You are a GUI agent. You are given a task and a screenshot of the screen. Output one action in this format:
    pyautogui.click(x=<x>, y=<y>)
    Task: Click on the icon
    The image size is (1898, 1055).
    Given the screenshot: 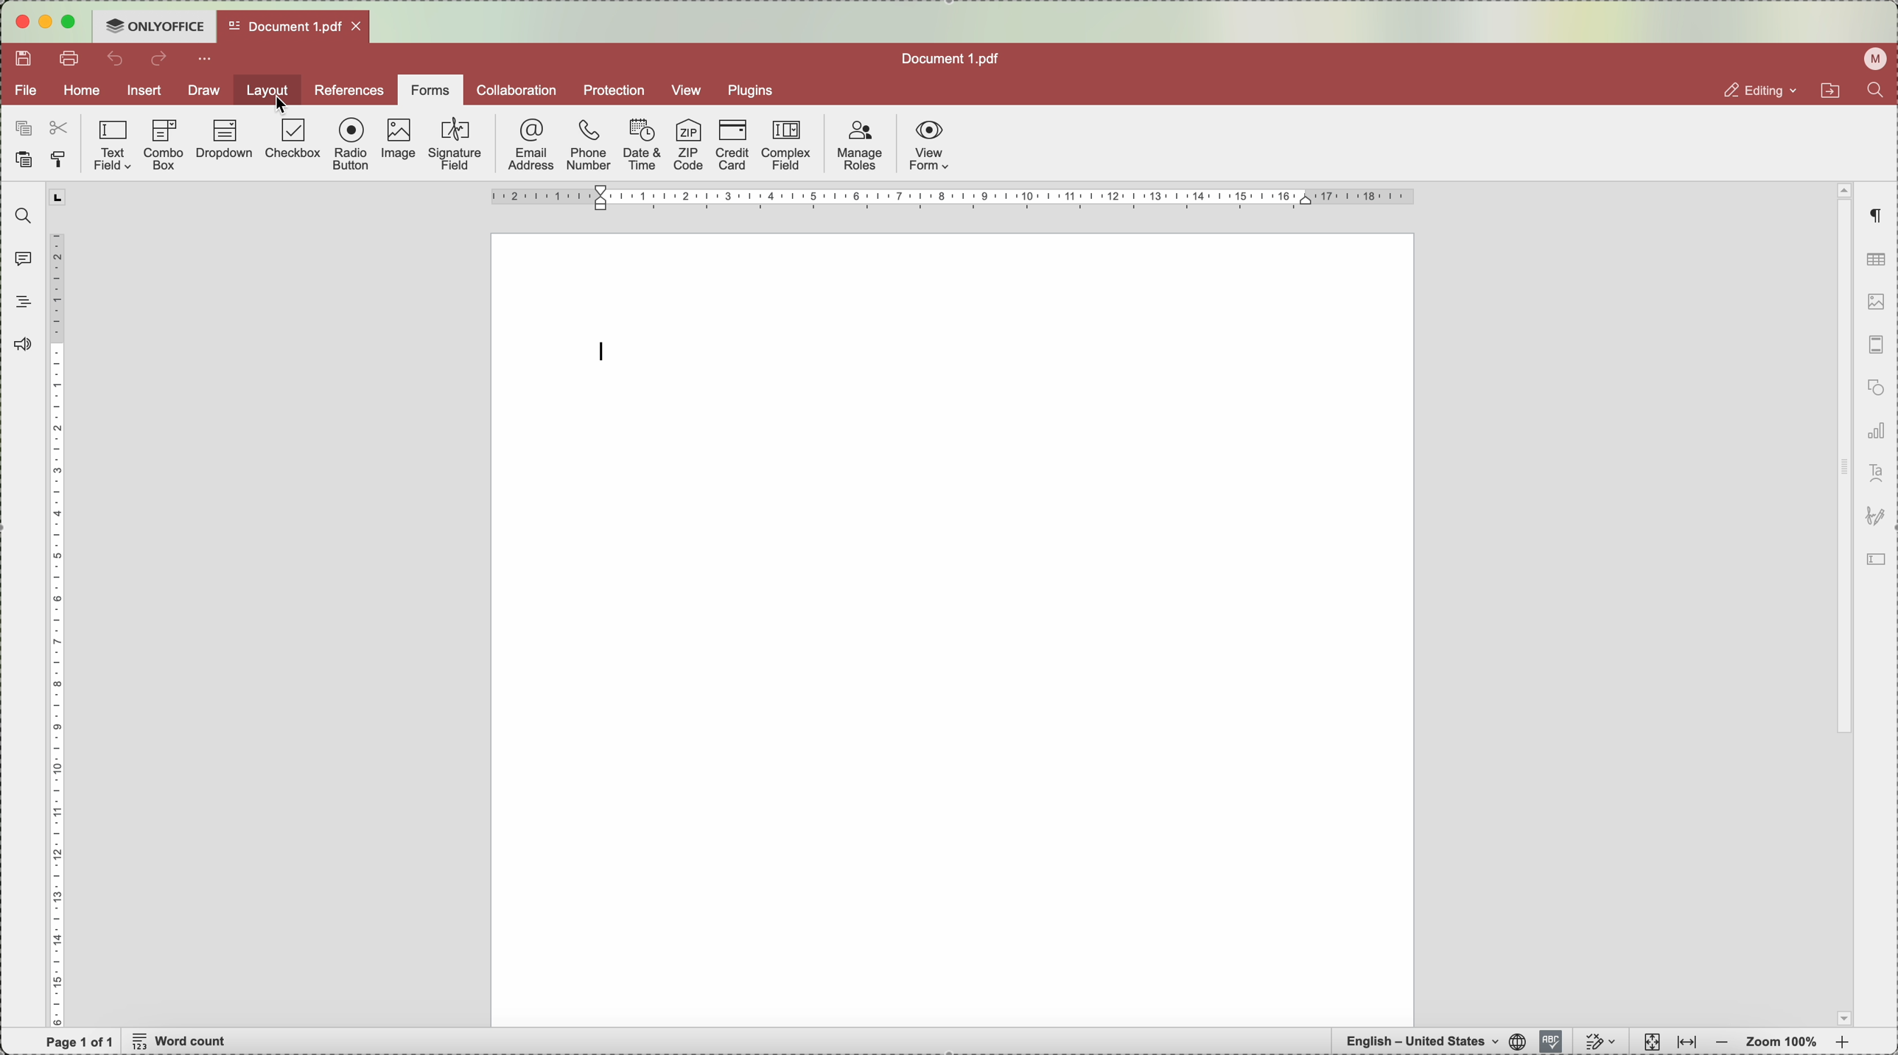 What is the action you would take?
    pyautogui.click(x=1875, y=518)
    